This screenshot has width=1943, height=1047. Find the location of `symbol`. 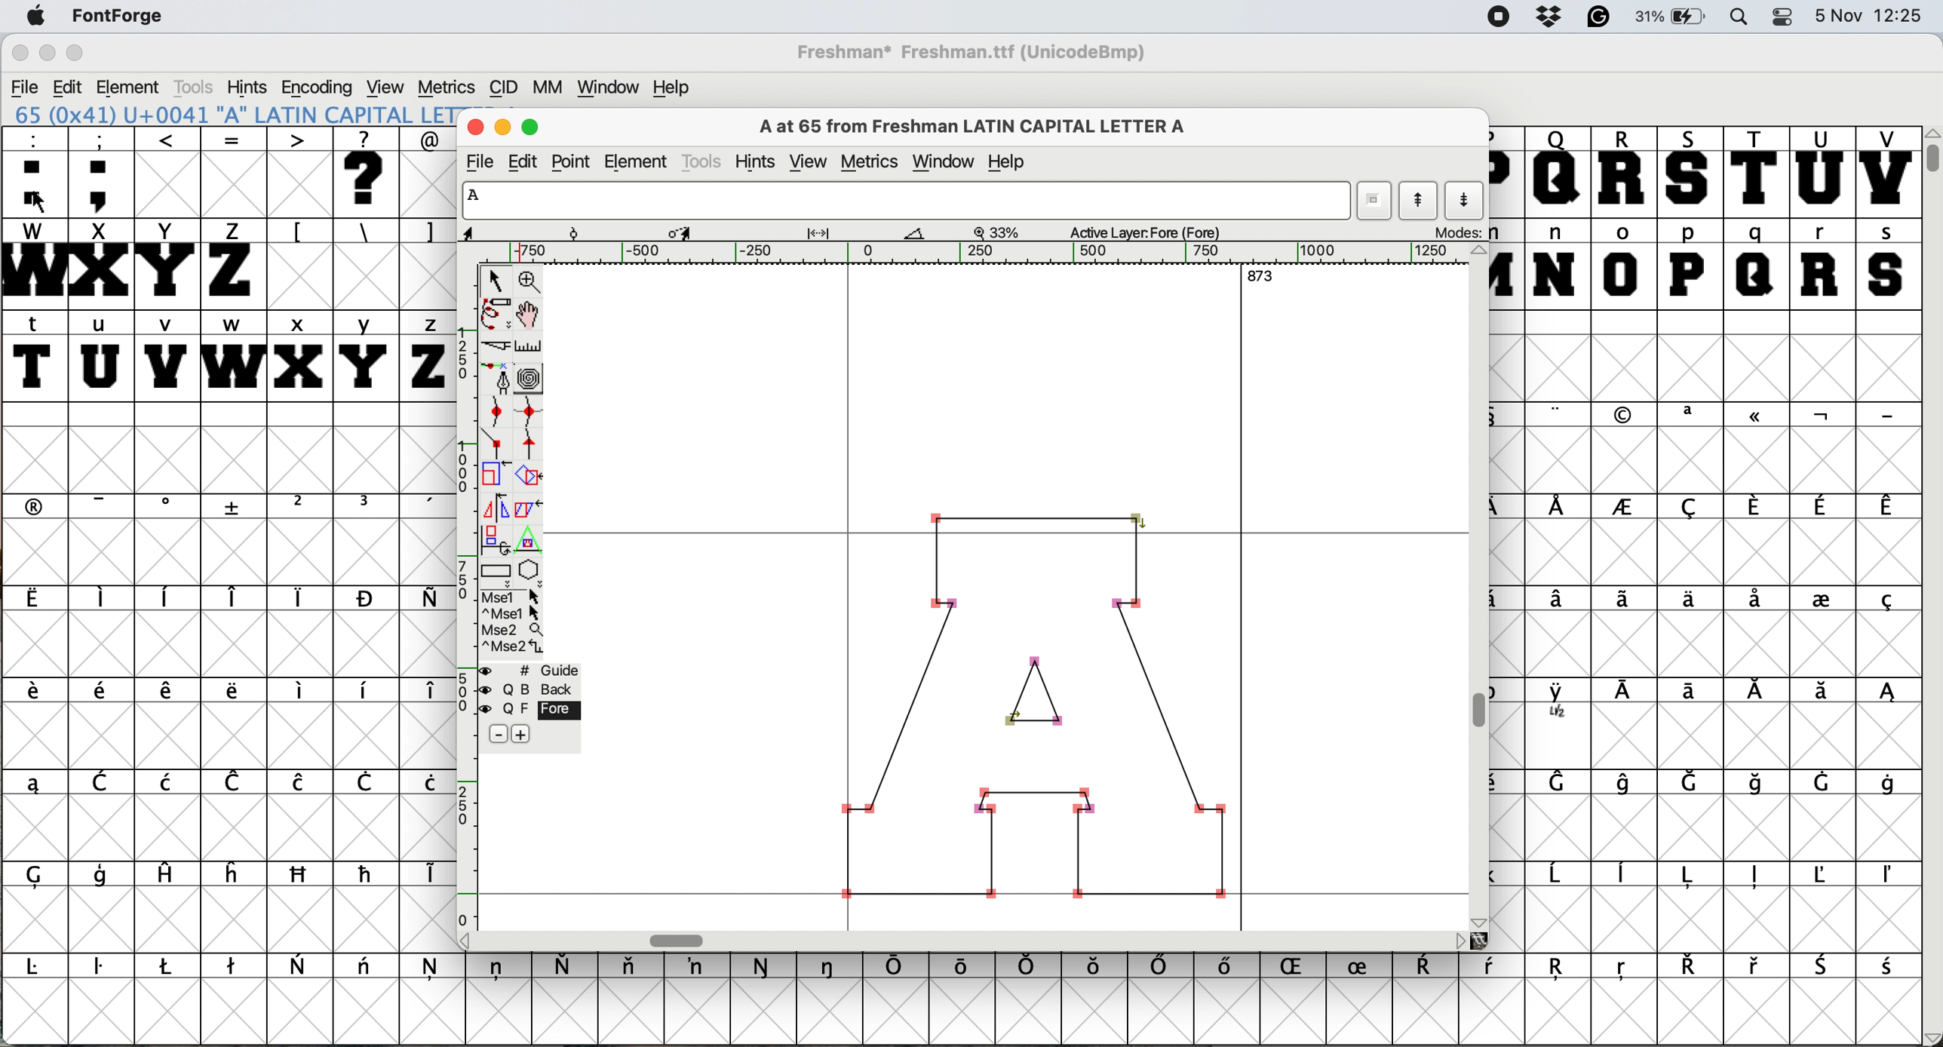

symbol is located at coordinates (168, 597).